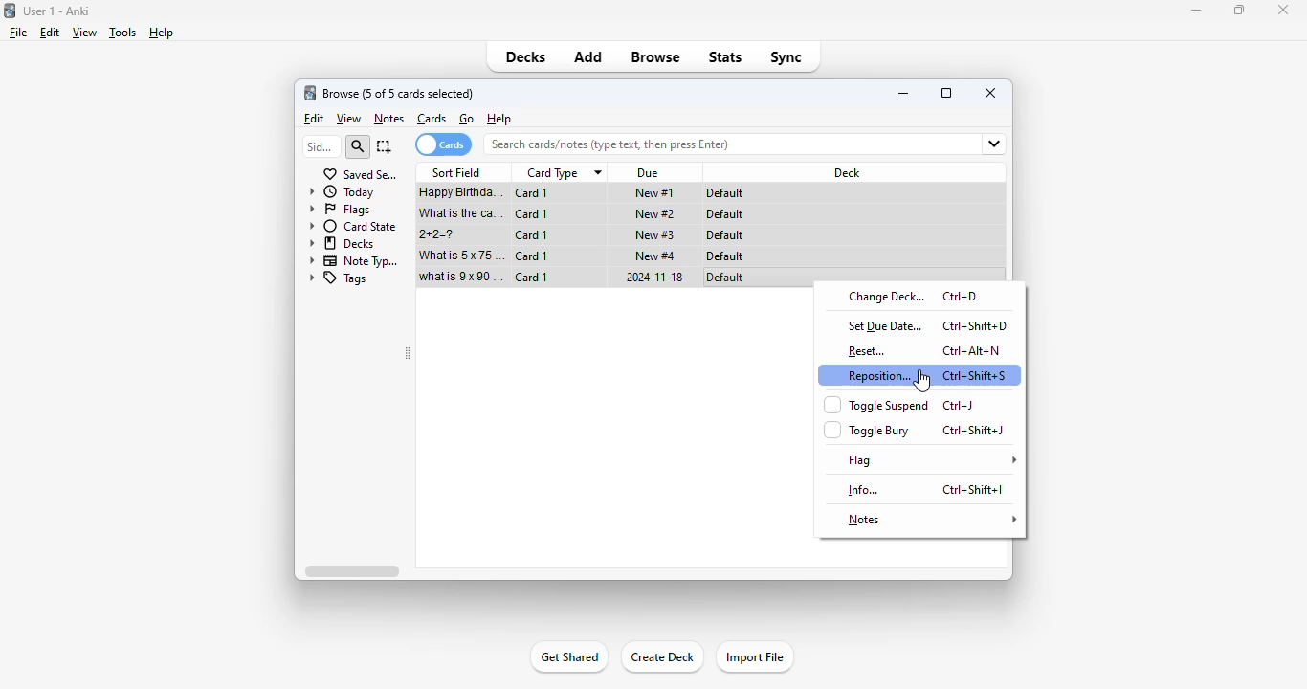 This screenshot has width=1307, height=689. What do you see at coordinates (1238, 11) in the screenshot?
I see `maximize` at bounding box center [1238, 11].